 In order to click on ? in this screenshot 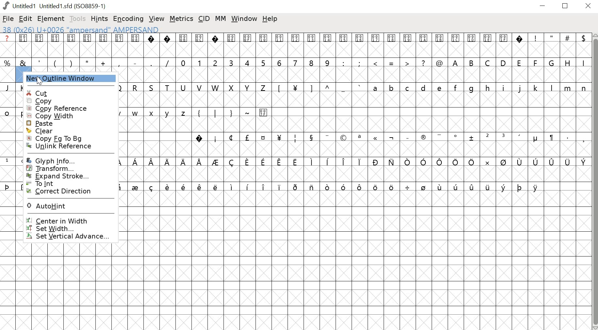, I will do `click(152, 45)`.